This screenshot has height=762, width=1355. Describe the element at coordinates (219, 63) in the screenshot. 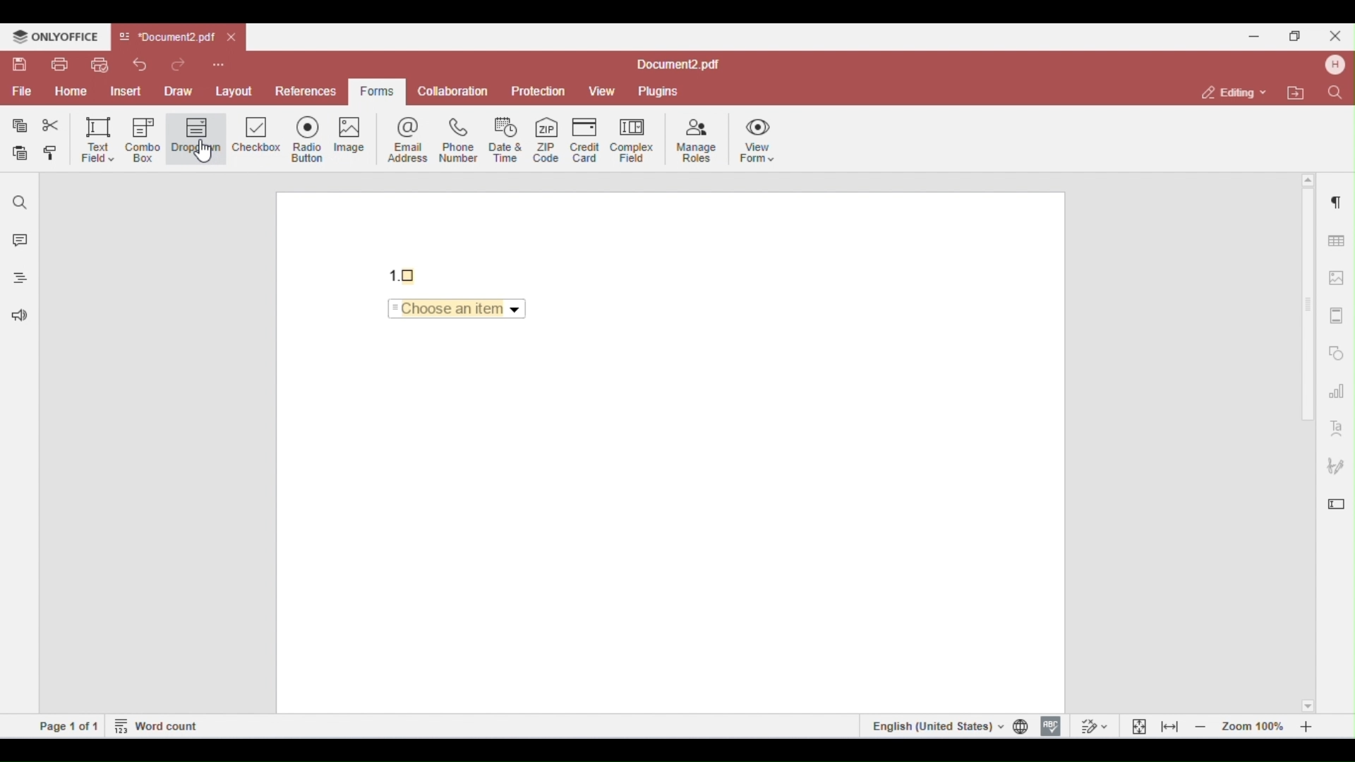

I see `quick access tool bar` at that location.